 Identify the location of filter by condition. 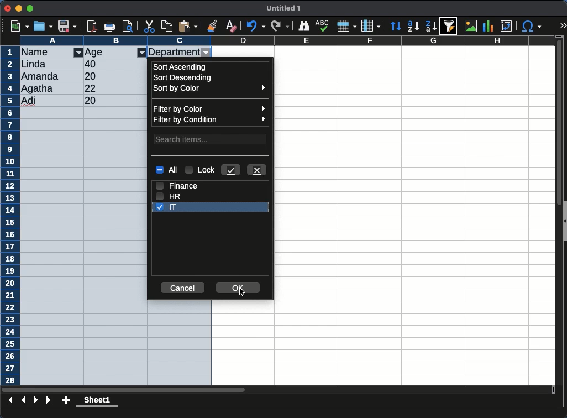
(211, 120).